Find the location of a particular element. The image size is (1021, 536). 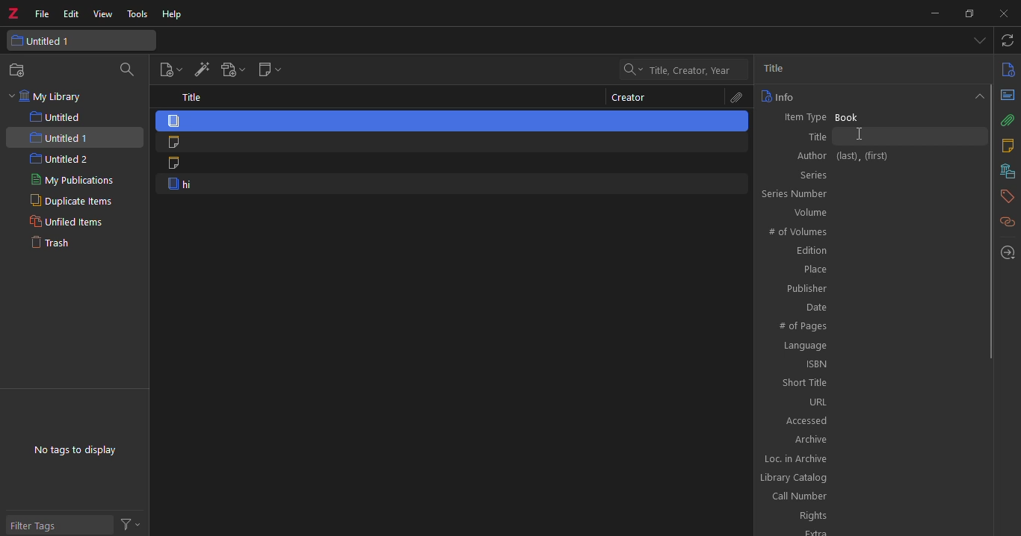

add item is located at coordinates (200, 71).